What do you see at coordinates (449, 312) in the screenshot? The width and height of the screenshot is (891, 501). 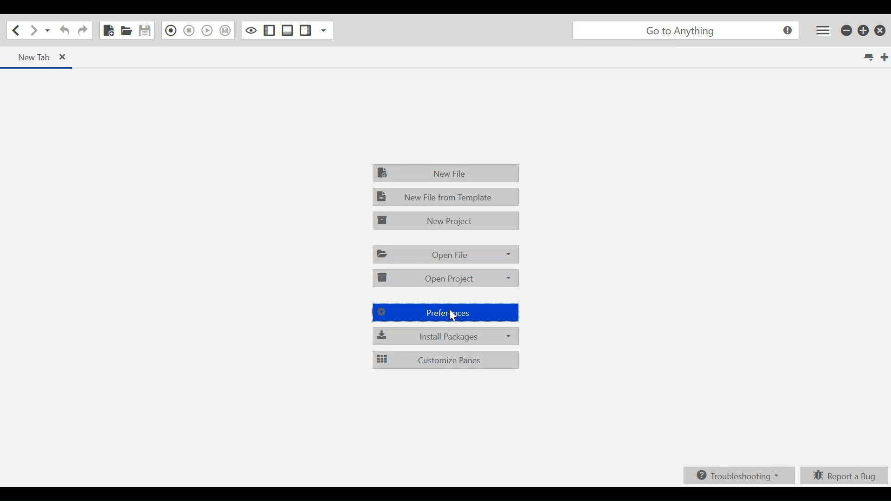 I see `Preferences` at bounding box center [449, 312].